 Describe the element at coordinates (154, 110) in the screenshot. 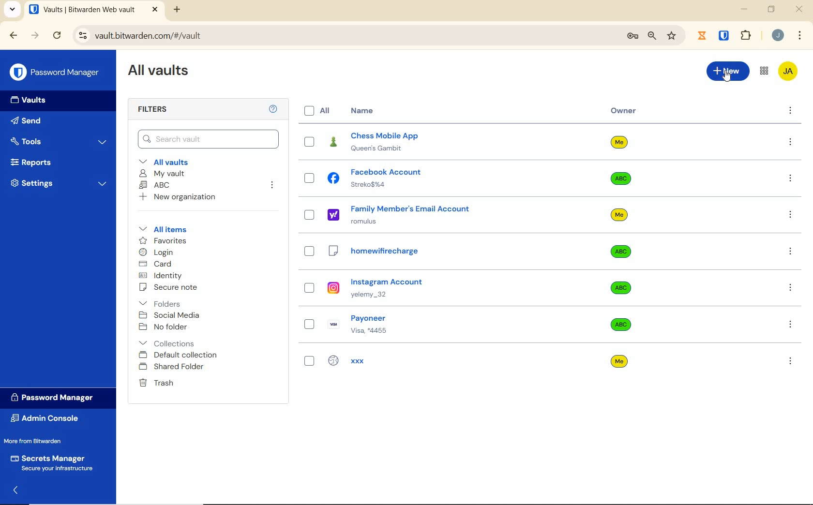

I see `Filters` at that location.